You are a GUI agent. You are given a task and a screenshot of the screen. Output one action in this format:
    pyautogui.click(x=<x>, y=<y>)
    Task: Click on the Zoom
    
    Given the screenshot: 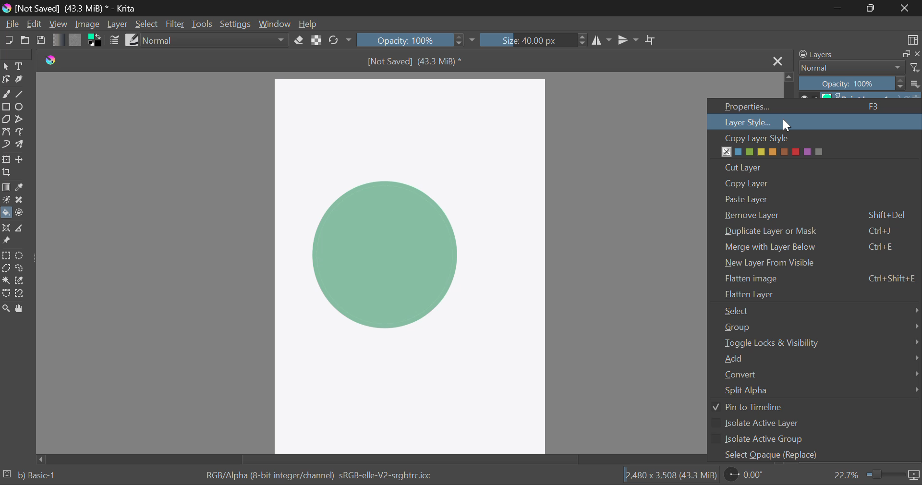 What is the action you would take?
    pyautogui.click(x=876, y=475)
    